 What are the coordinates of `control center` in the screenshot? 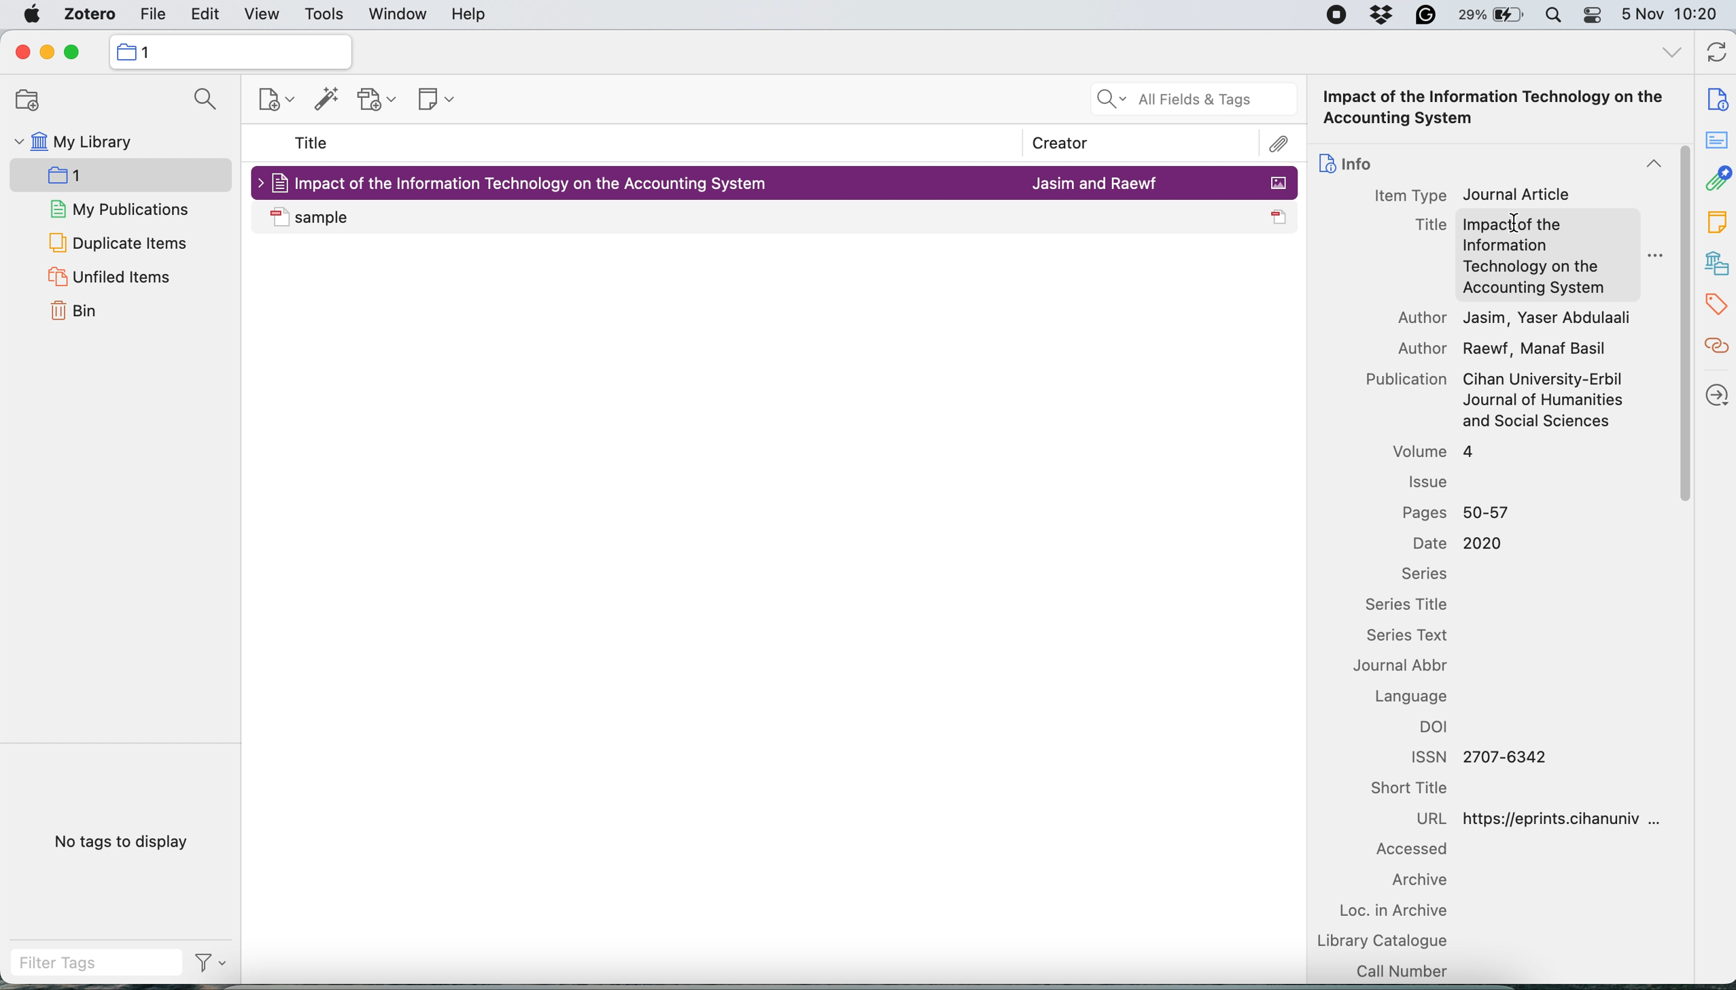 It's located at (1595, 17).